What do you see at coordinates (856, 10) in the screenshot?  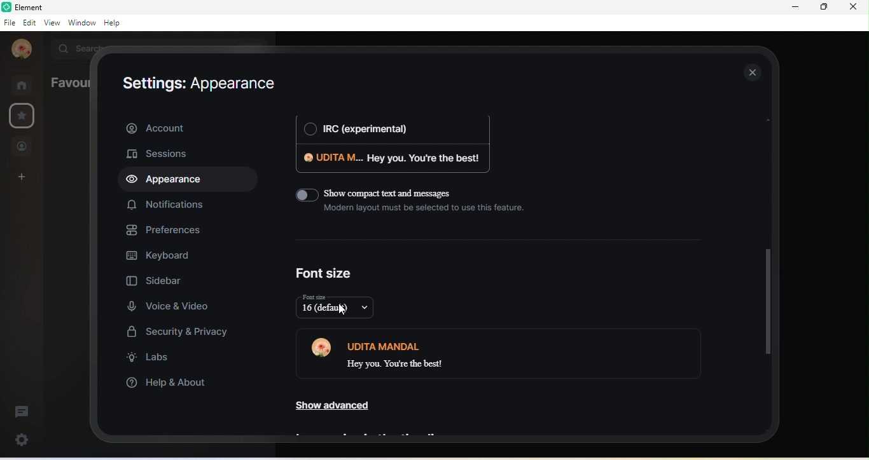 I see `close` at bounding box center [856, 10].